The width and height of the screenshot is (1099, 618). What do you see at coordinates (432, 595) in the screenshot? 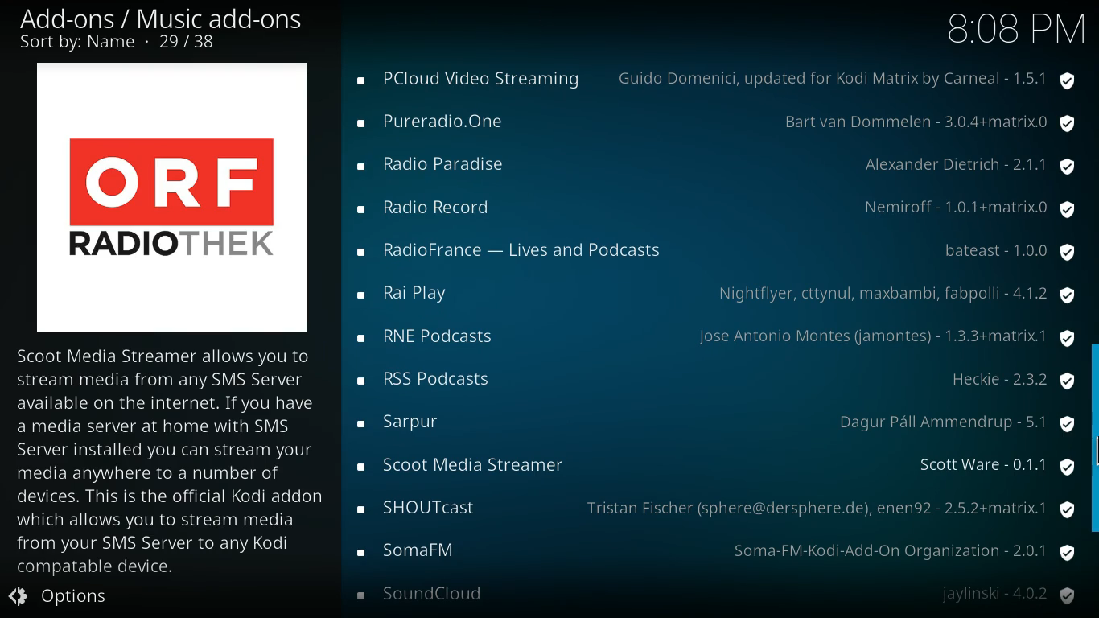
I see `add-on` at bounding box center [432, 595].